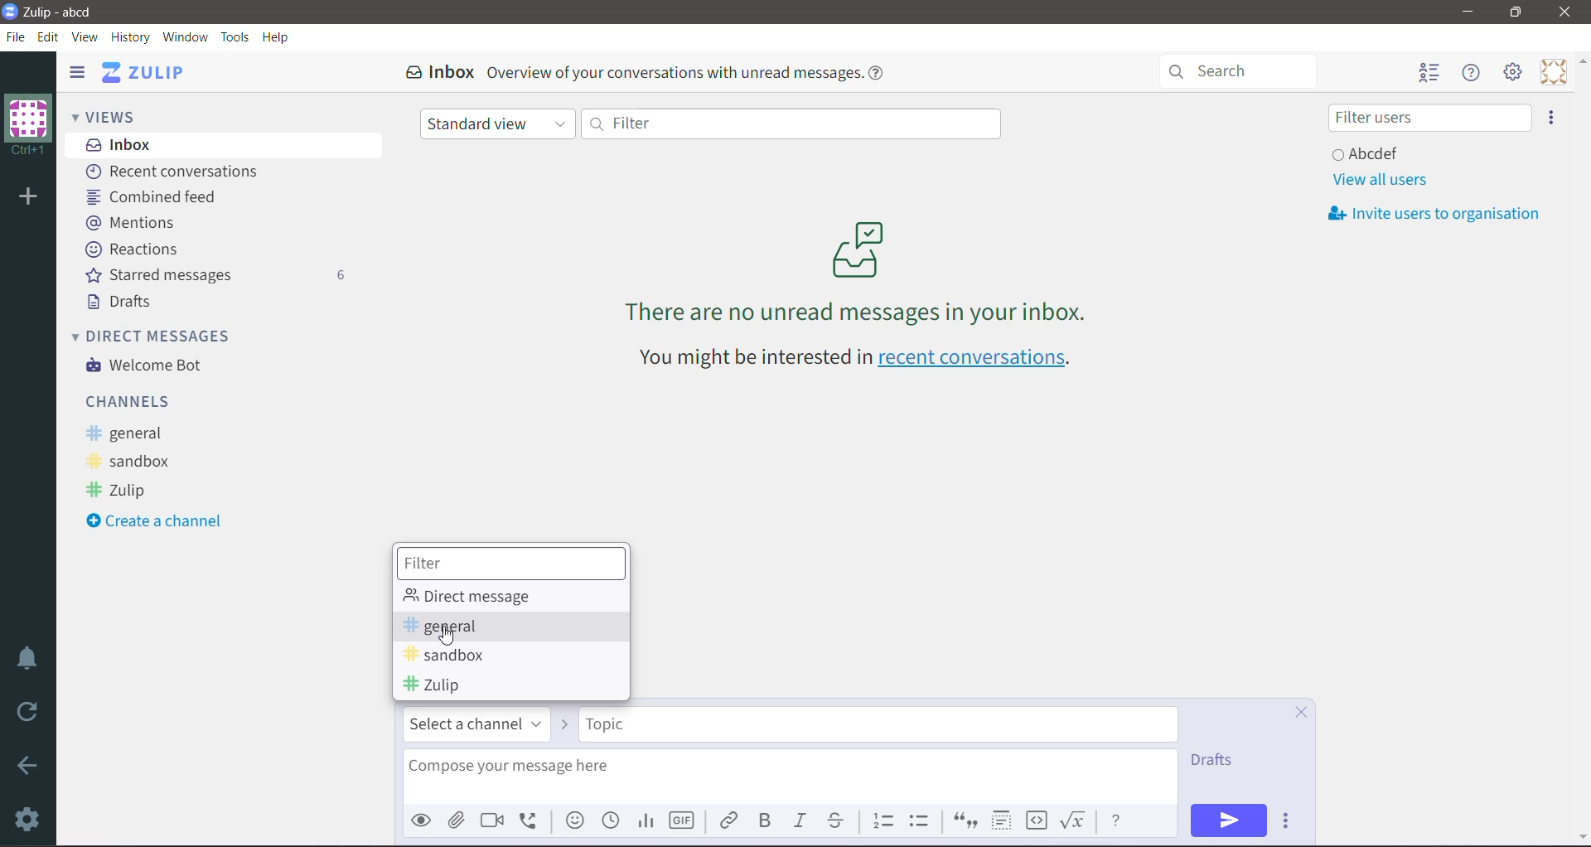 This screenshot has width=1591, height=847. What do you see at coordinates (276, 37) in the screenshot?
I see `Help` at bounding box center [276, 37].